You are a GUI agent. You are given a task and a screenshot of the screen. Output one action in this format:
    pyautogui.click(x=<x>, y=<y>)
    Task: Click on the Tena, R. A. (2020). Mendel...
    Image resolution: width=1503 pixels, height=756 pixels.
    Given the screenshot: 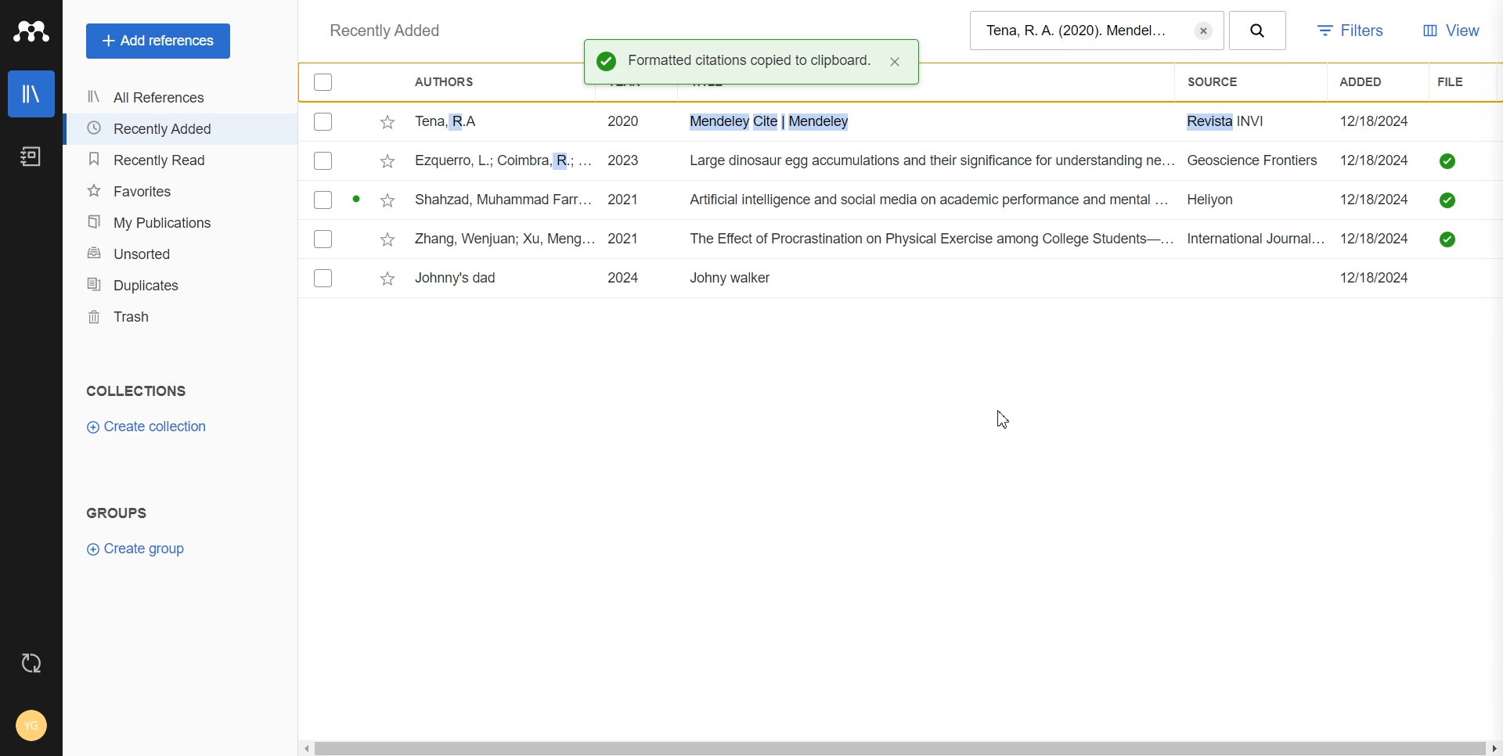 What is the action you would take?
    pyautogui.click(x=1079, y=31)
    